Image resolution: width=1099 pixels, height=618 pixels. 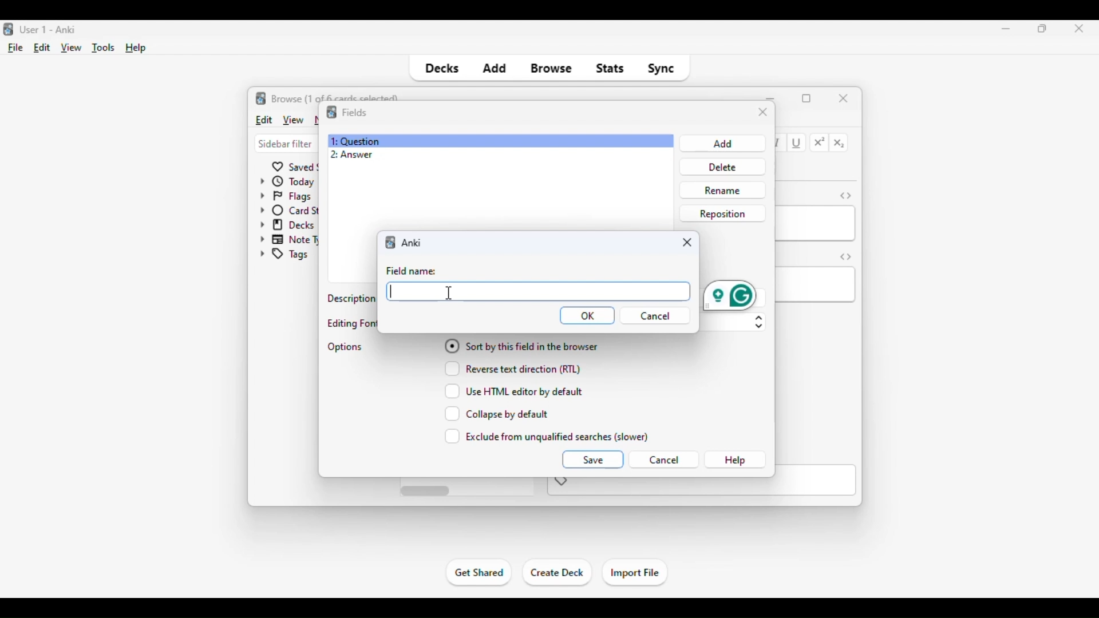 What do you see at coordinates (797, 144) in the screenshot?
I see `underline` at bounding box center [797, 144].